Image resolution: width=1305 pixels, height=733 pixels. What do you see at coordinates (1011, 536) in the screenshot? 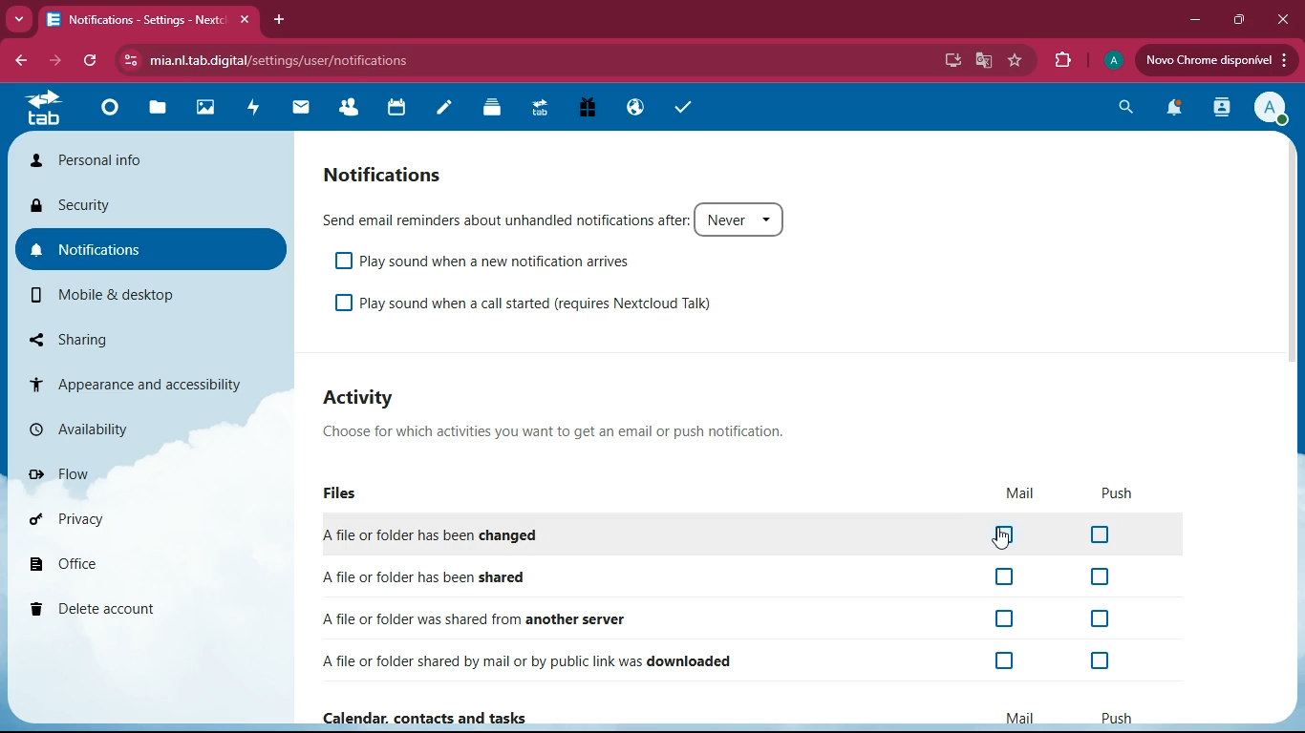
I see `off` at bounding box center [1011, 536].